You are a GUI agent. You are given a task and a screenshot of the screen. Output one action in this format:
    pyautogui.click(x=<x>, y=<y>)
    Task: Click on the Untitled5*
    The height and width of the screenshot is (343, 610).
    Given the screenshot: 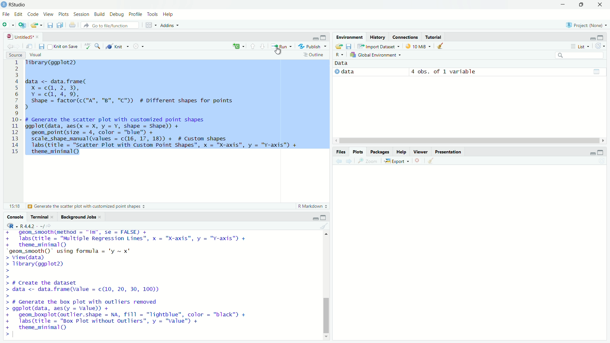 What is the action you would take?
    pyautogui.click(x=19, y=37)
    